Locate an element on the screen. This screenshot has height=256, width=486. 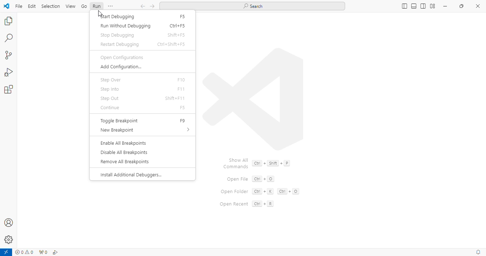
extensions is located at coordinates (9, 89).